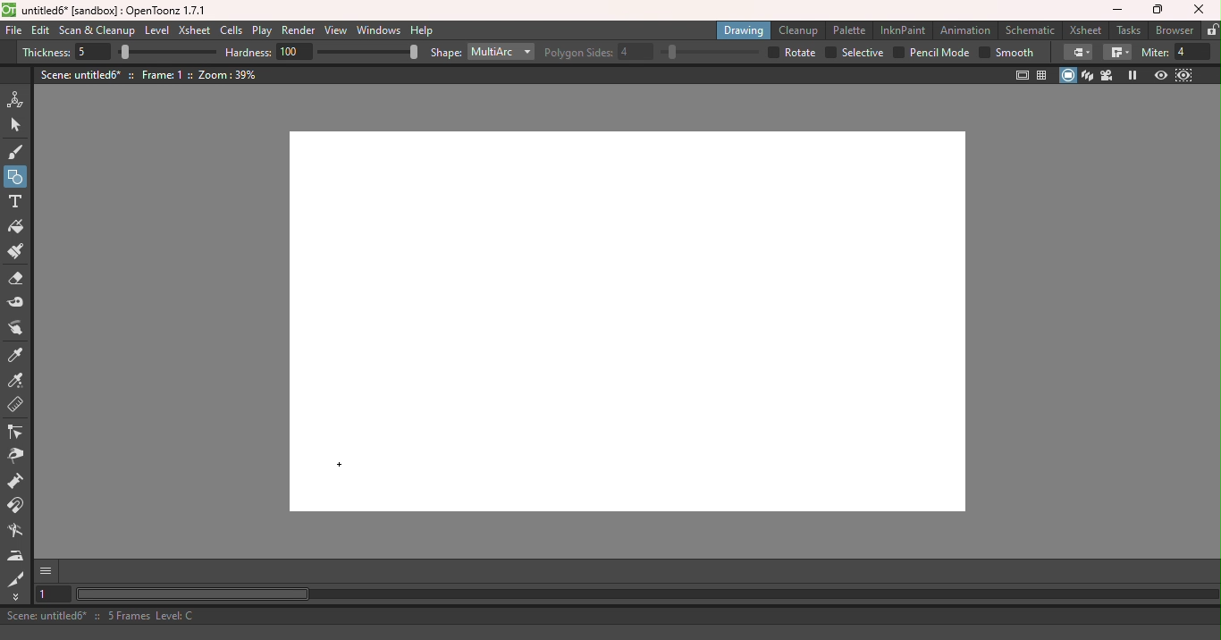  What do you see at coordinates (40, 32) in the screenshot?
I see `Edit` at bounding box center [40, 32].